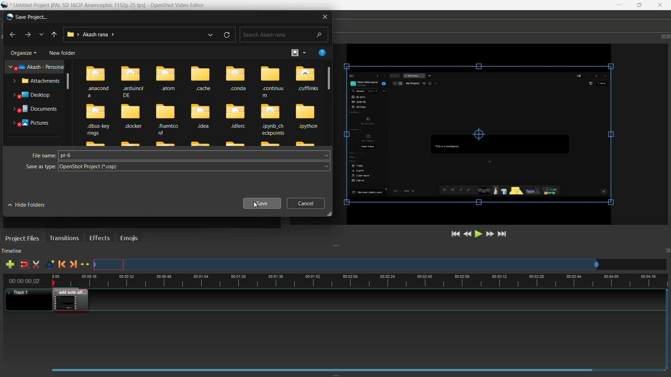  What do you see at coordinates (23, 265) in the screenshot?
I see `disable snap` at bounding box center [23, 265].